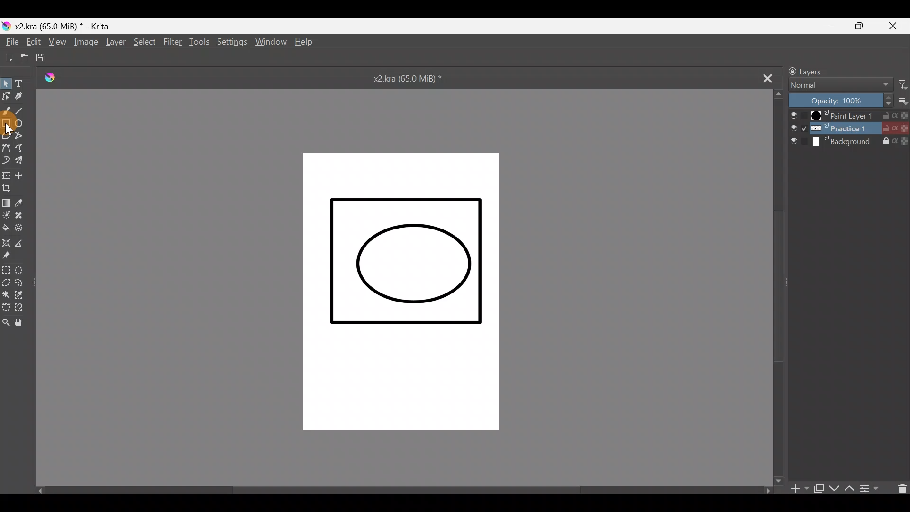 Image resolution: width=910 pixels, height=512 pixels. What do you see at coordinates (7, 241) in the screenshot?
I see `Assistant tool` at bounding box center [7, 241].